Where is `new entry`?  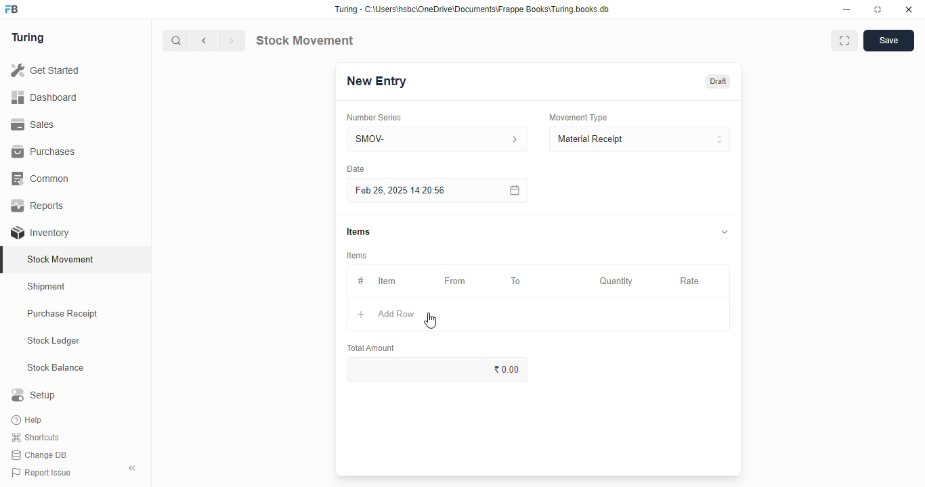
new entry is located at coordinates (376, 81).